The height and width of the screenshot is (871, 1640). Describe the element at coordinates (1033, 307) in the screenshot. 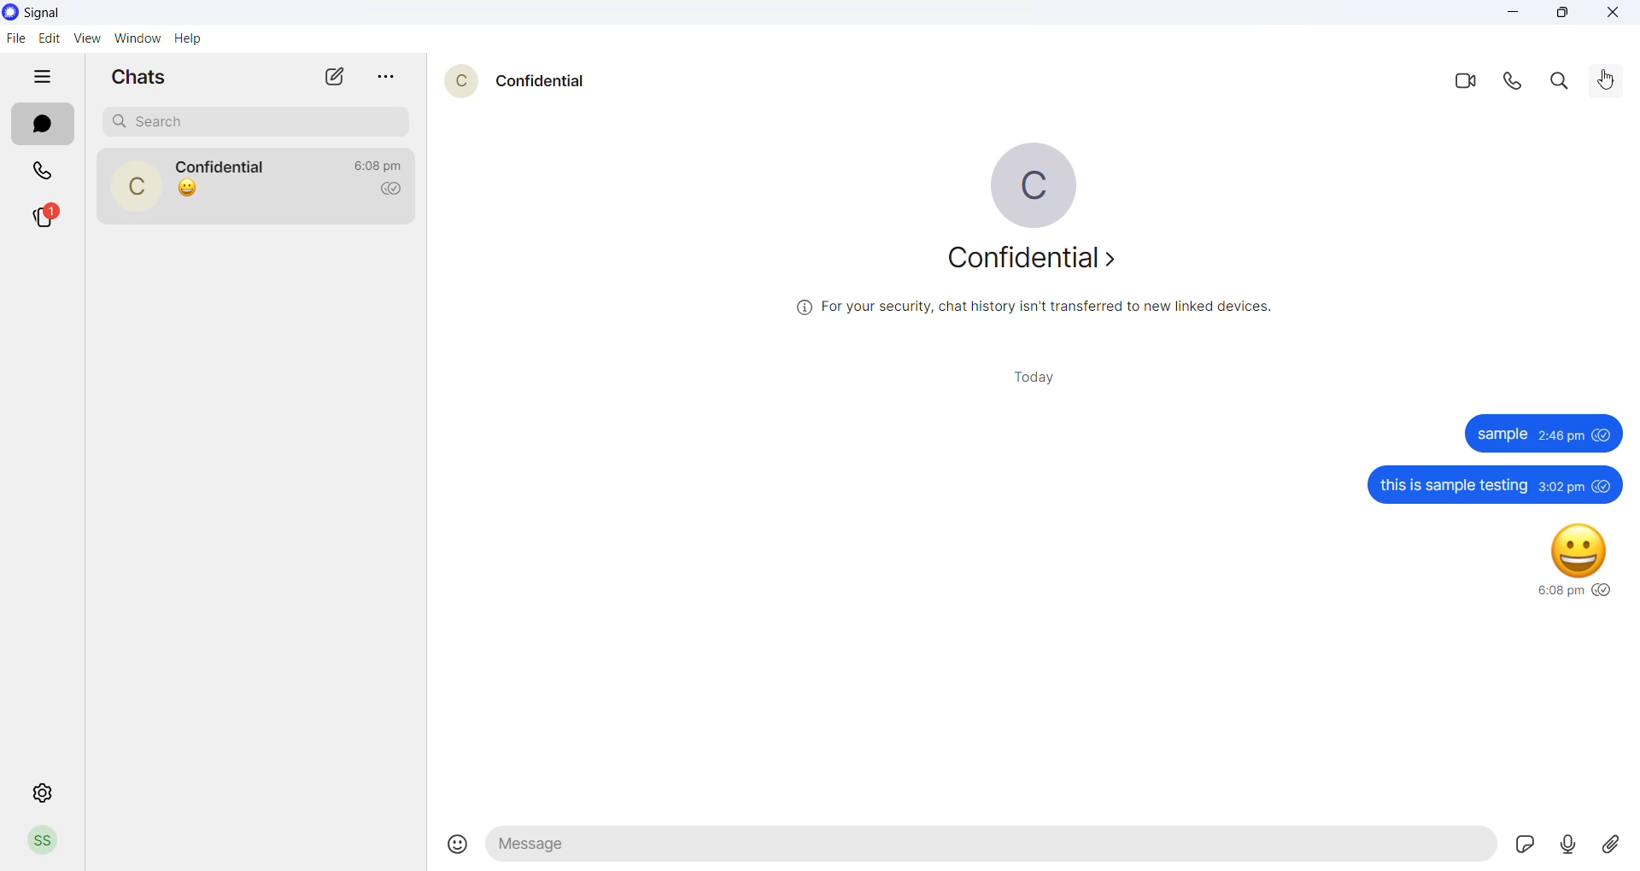

I see `(@ For your security, chat history isn't transferred to new linked devices.` at that location.